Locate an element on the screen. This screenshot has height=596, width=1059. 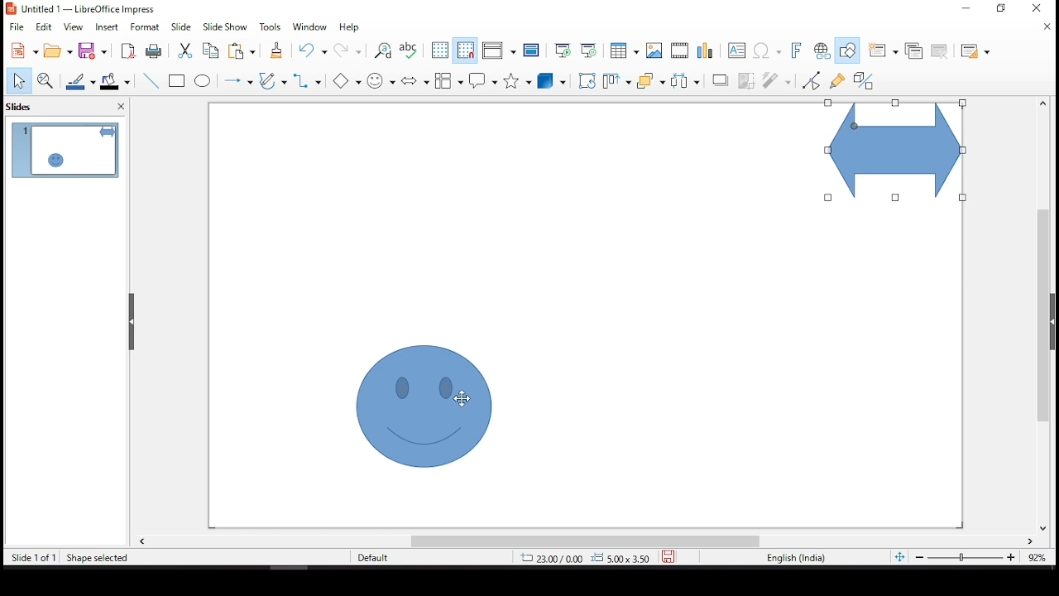
insert hyperlink is located at coordinates (822, 51).